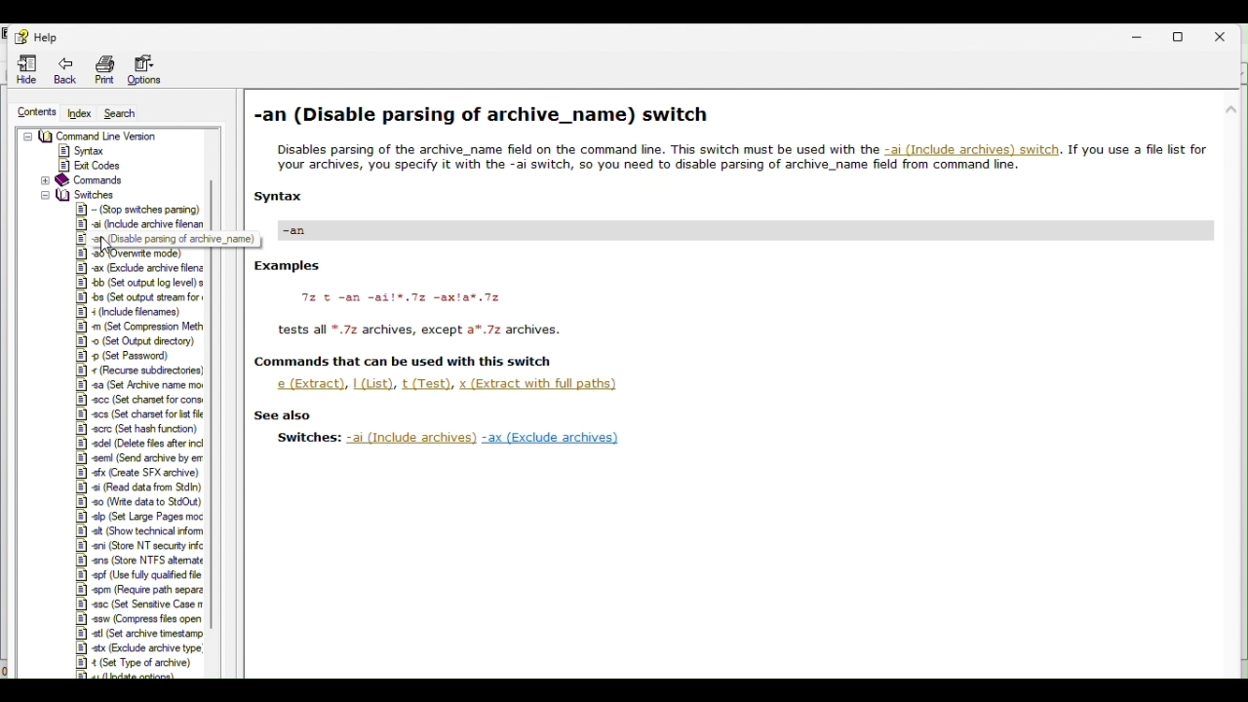 The width and height of the screenshot is (1248, 702). I want to click on |&] esc (Set Sensitive Case n, so click(137, 604).